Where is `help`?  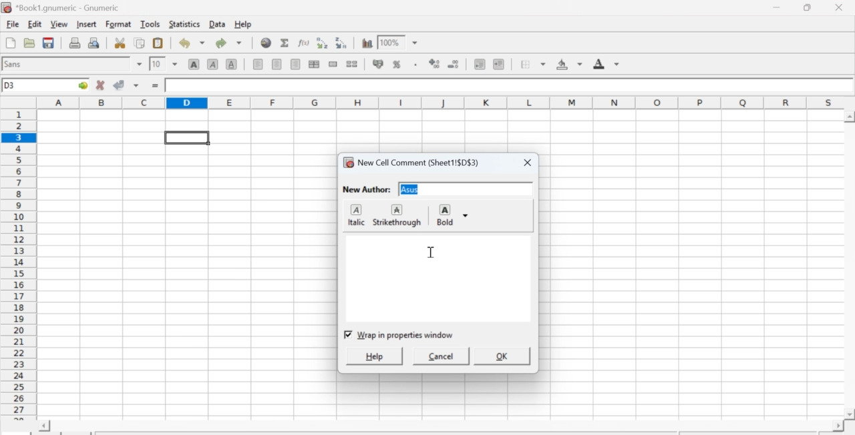 help is located at coordinates (375, 356).